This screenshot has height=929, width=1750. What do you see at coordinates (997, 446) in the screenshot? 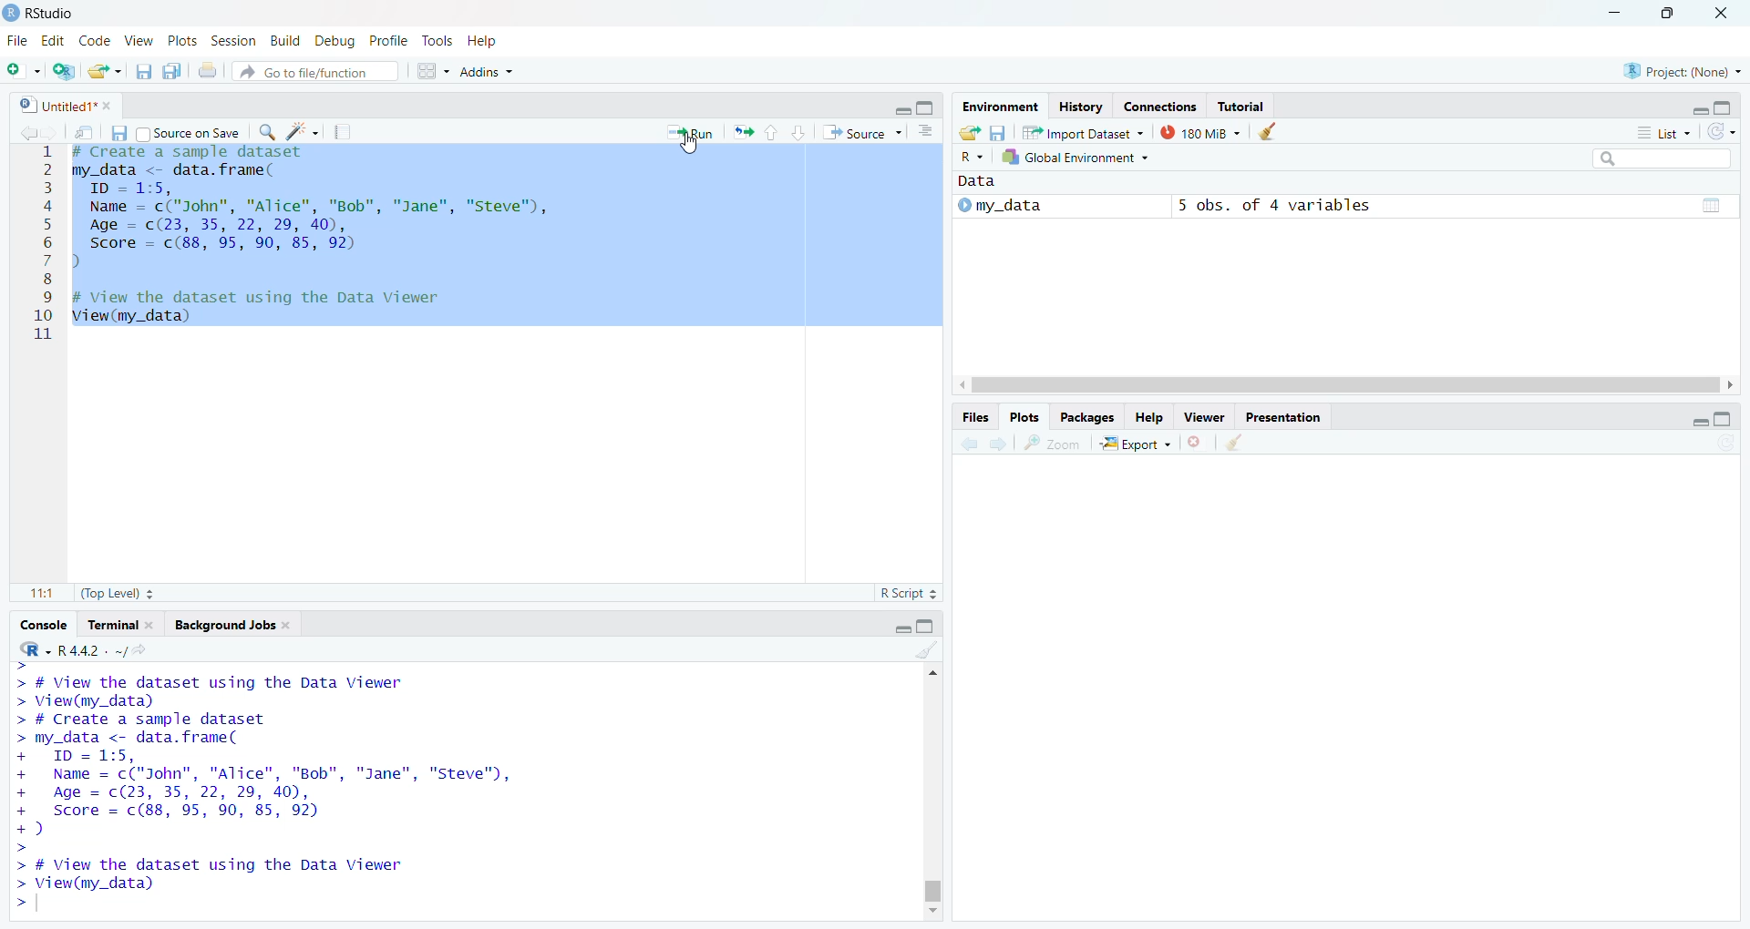
I see `Forward` at bounding box center [997, 446].